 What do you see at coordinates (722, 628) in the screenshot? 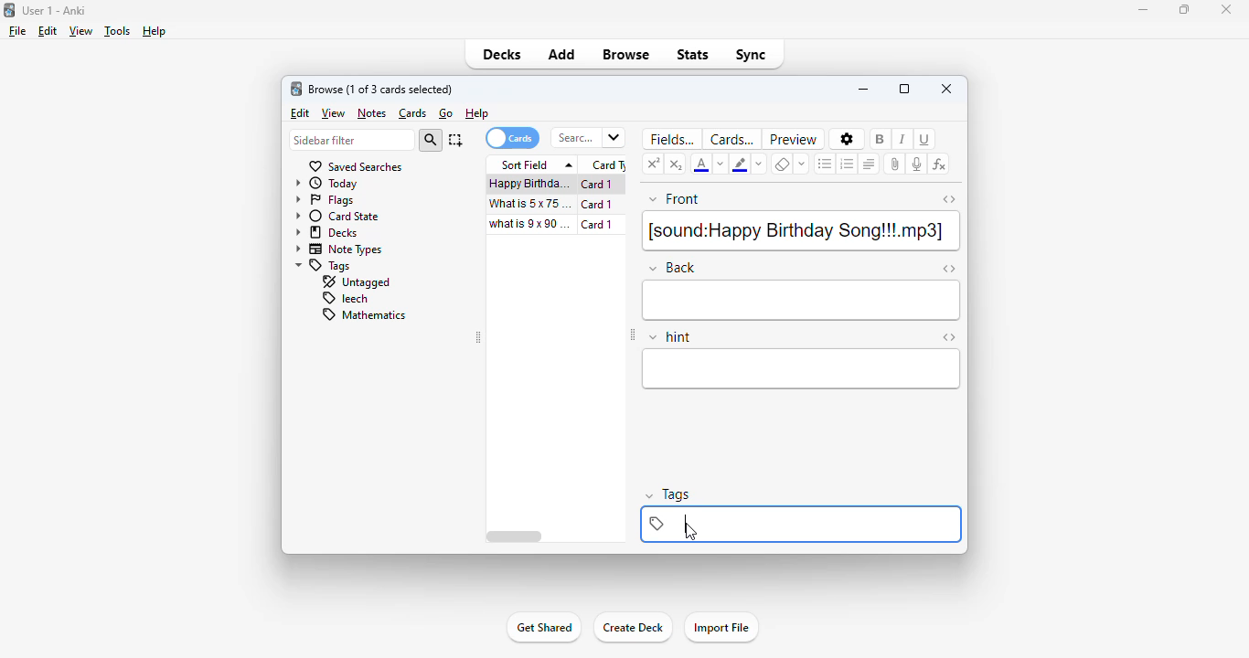
I see `import file` at bounding box center [722, 628].